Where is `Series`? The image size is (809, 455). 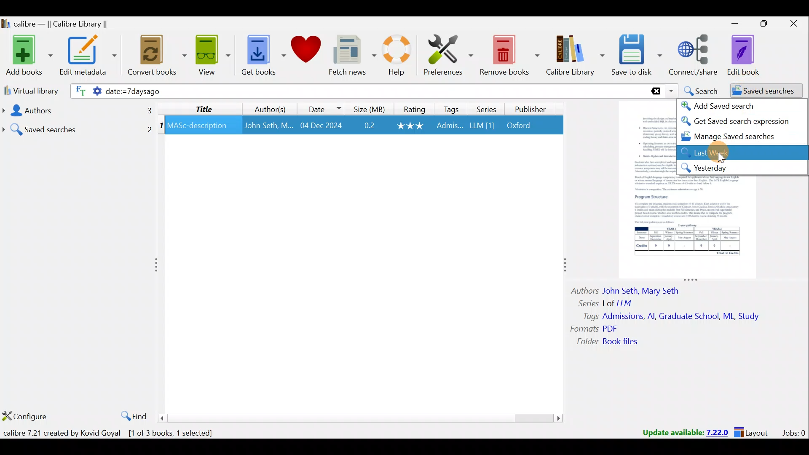 Series is located at coordinates (485, 108).